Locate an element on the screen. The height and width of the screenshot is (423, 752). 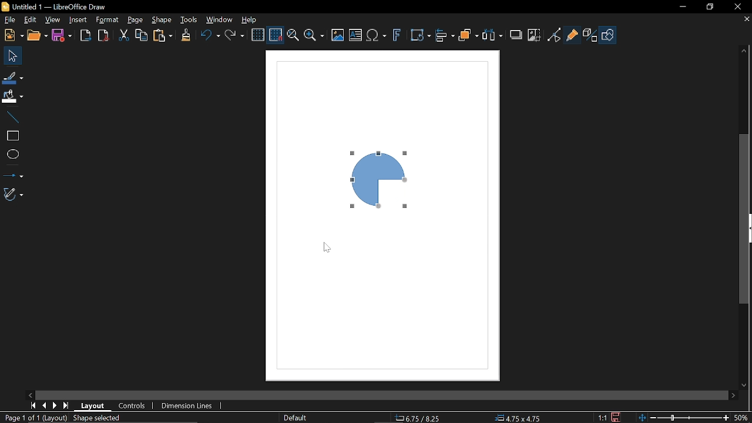
Layout is located at coordinates (94, 405).